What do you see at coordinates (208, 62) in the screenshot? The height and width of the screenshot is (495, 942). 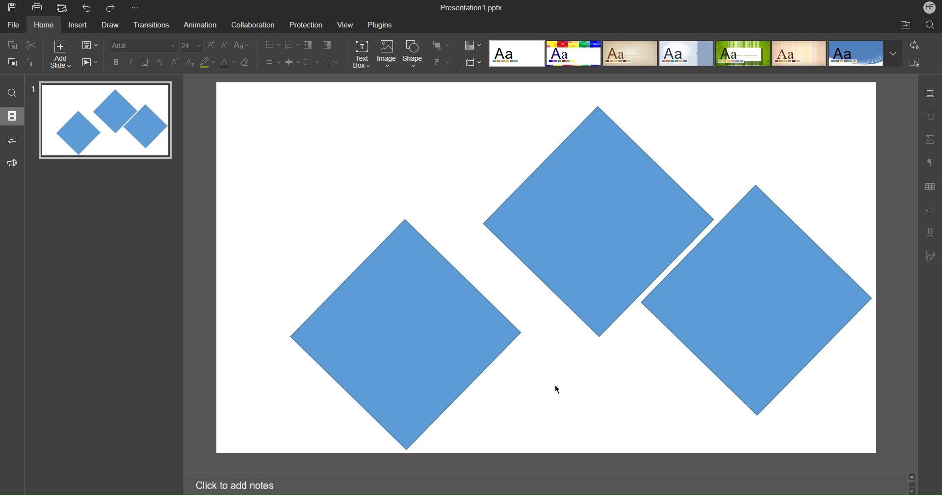 I see `Highlight` at bounding box center [208, 62].